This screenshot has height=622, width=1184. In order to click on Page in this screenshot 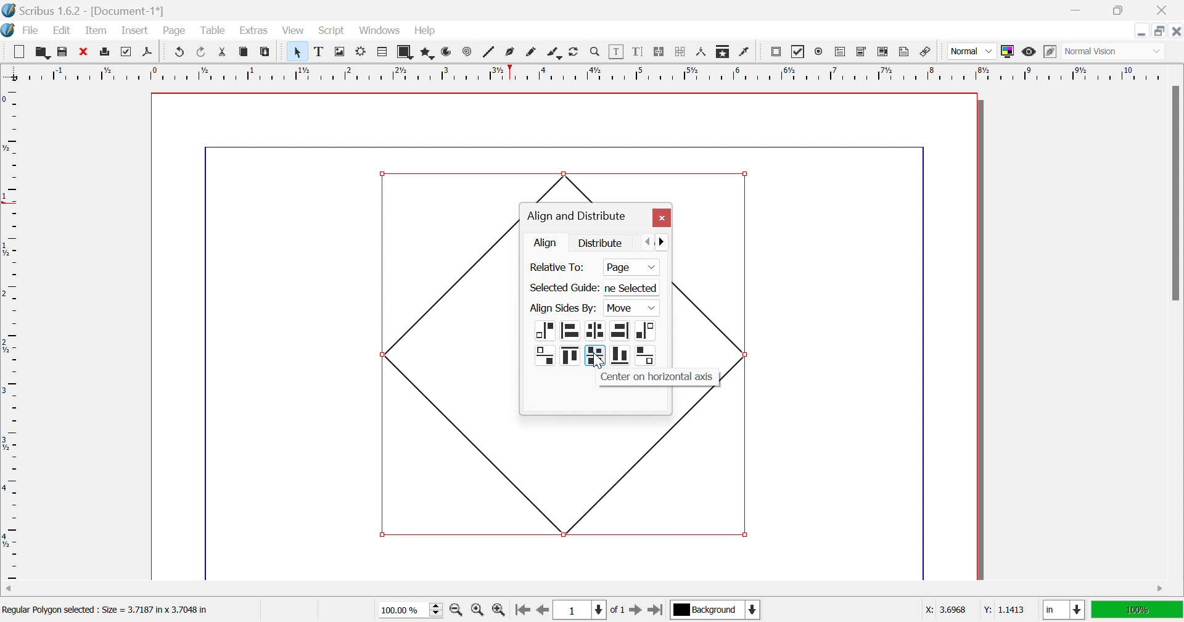, I will do `click(631, 268)`.